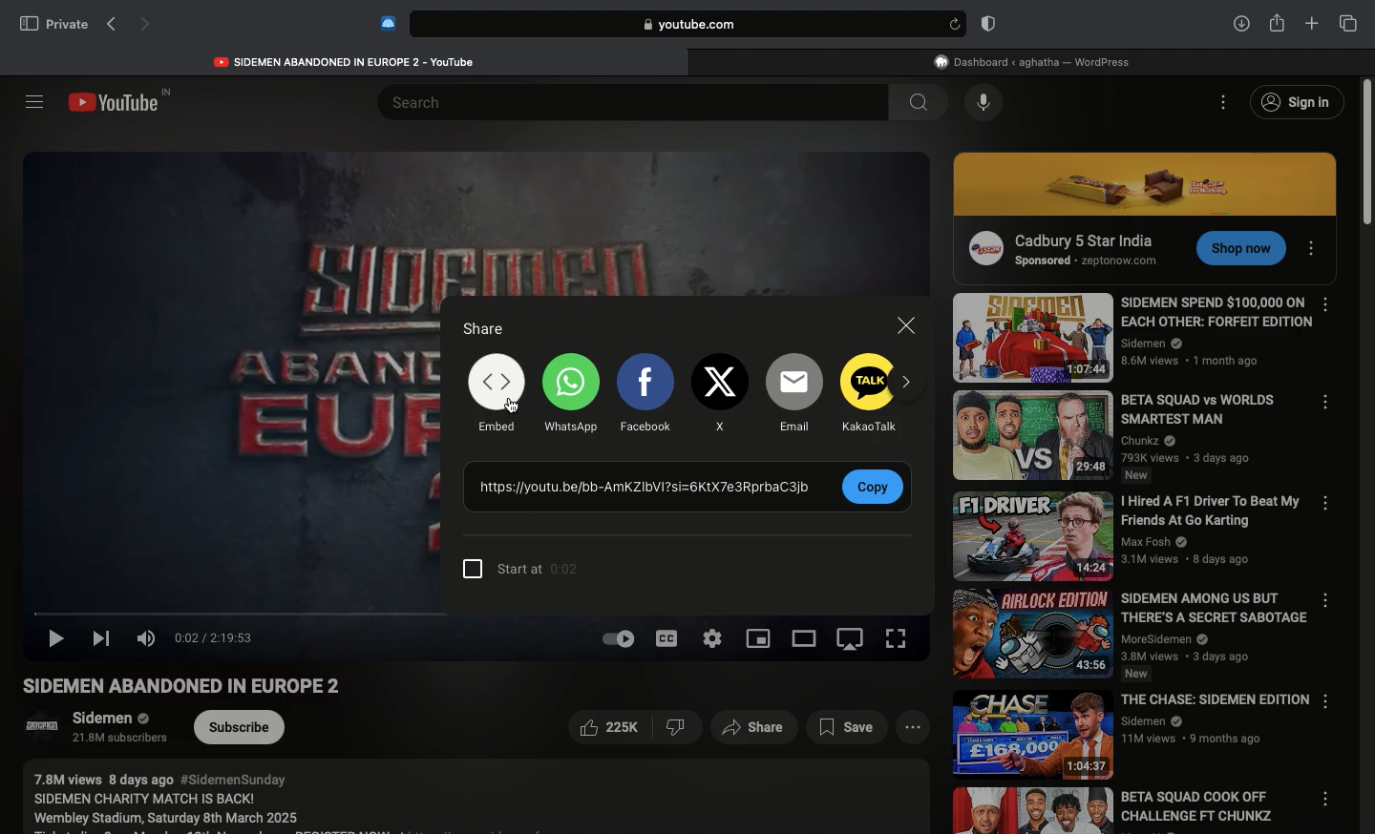 This screenshot has width=1375, height=834. Describe the element at coordinates (953, 24) in the screenshot. I see `refresh` at that location.